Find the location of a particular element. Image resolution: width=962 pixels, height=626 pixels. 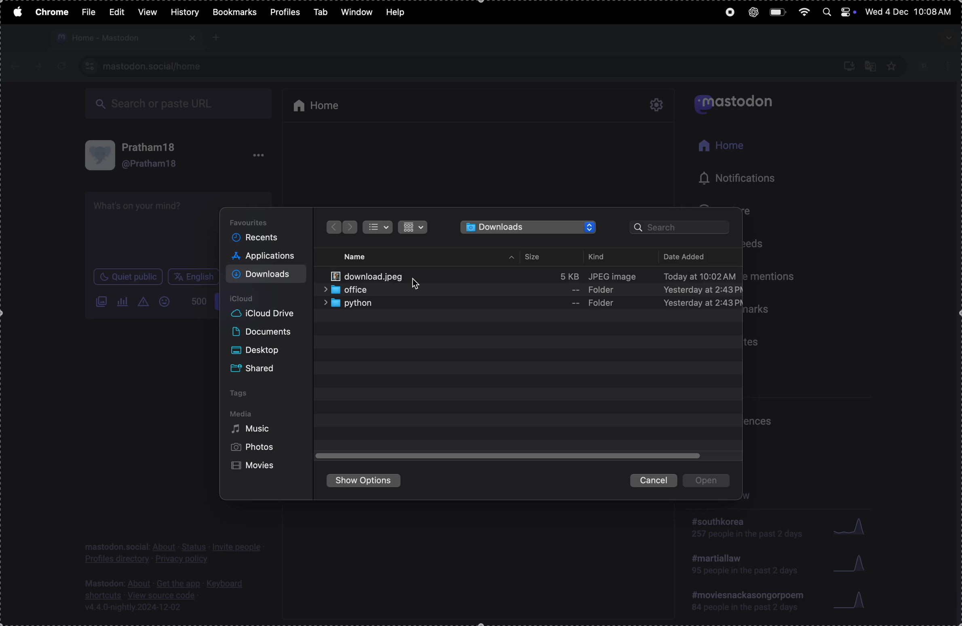

English is located at coordinates (194, 277).